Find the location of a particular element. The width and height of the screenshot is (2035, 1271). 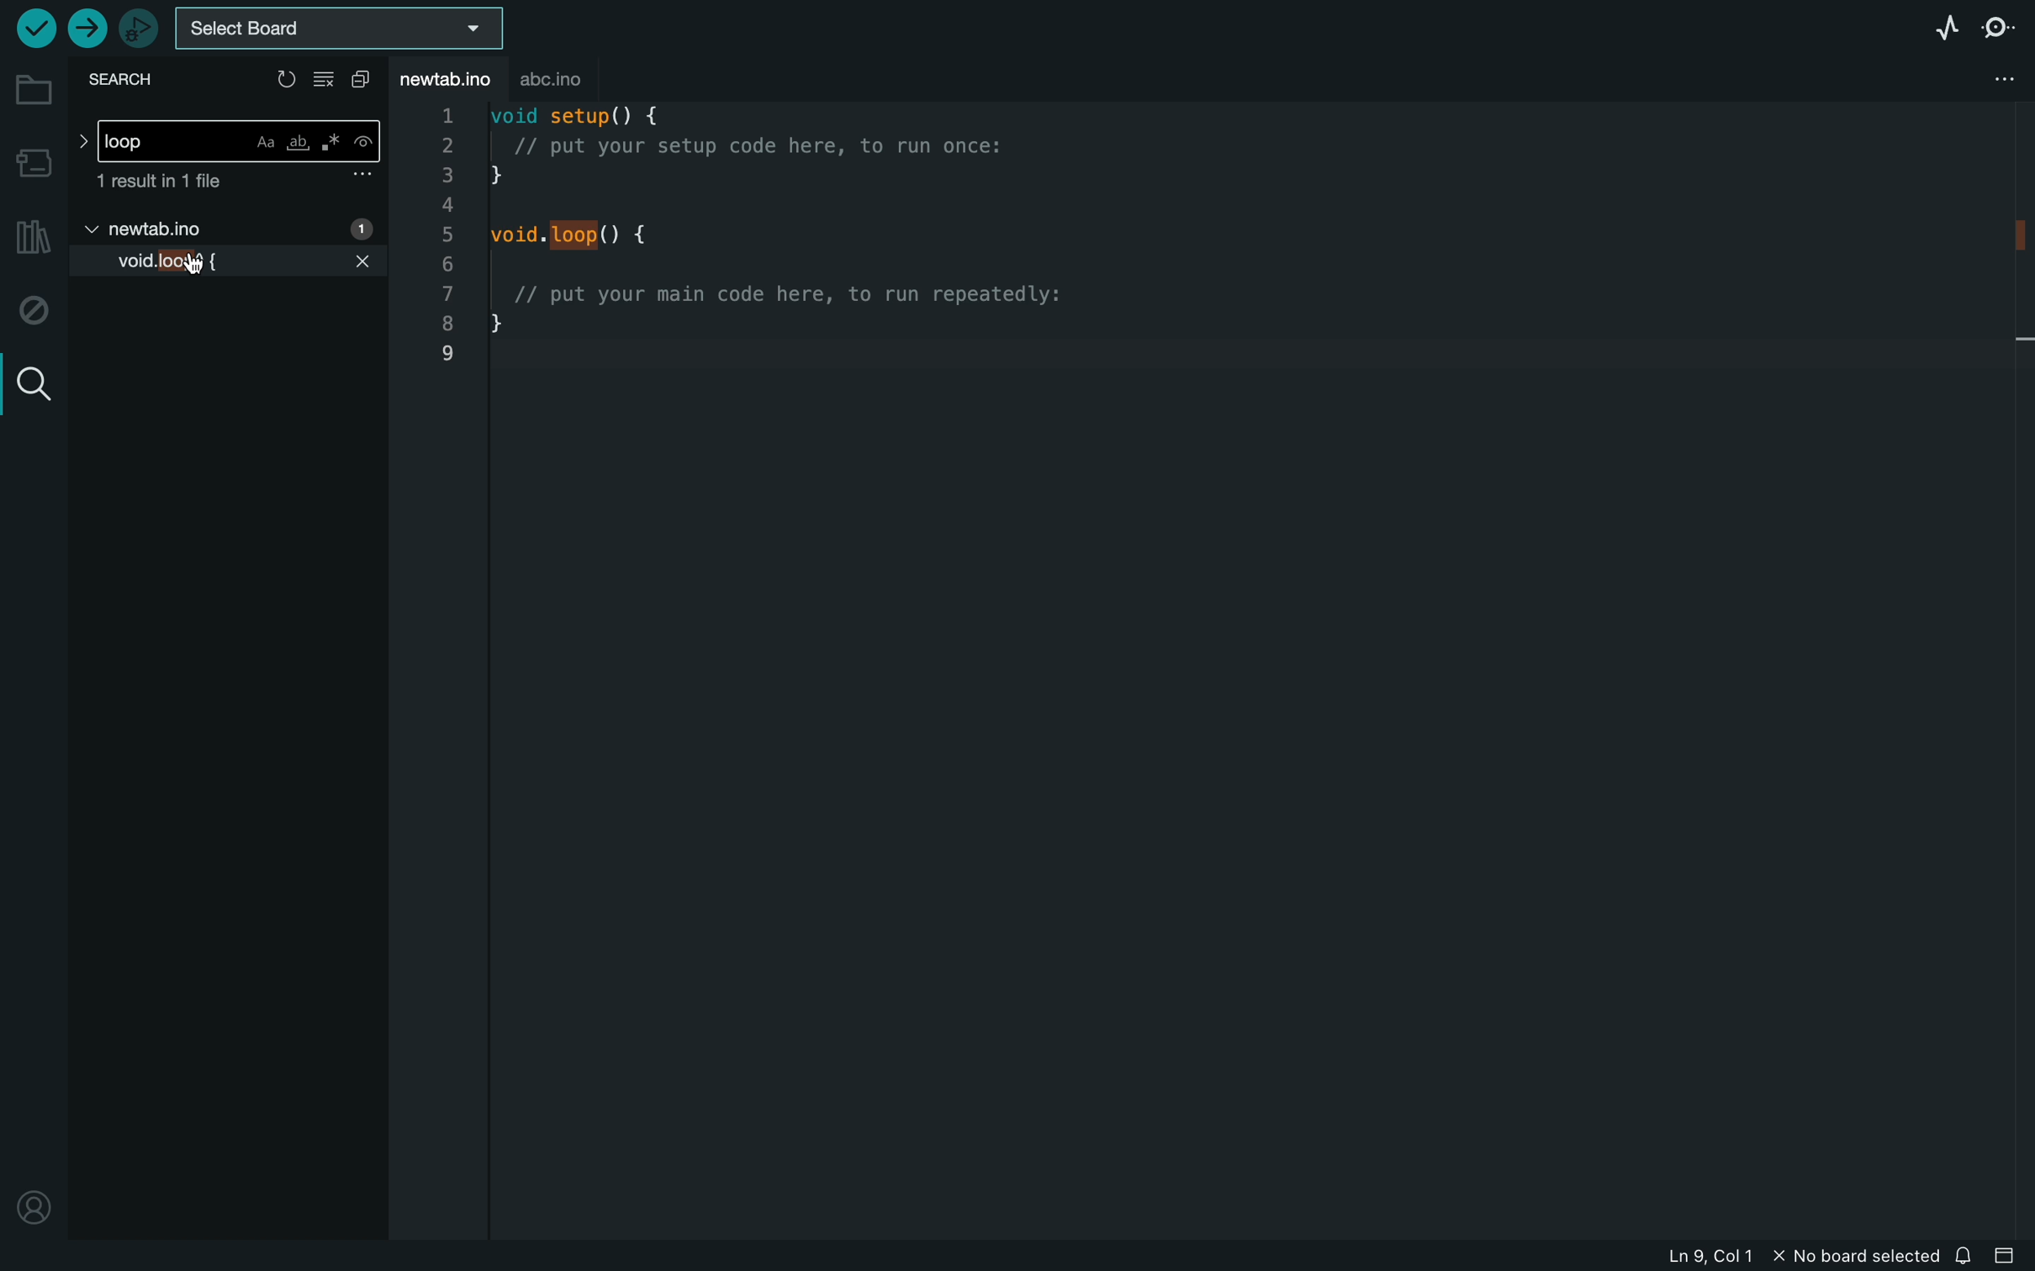

cursor is located at coordinates (191, 265).